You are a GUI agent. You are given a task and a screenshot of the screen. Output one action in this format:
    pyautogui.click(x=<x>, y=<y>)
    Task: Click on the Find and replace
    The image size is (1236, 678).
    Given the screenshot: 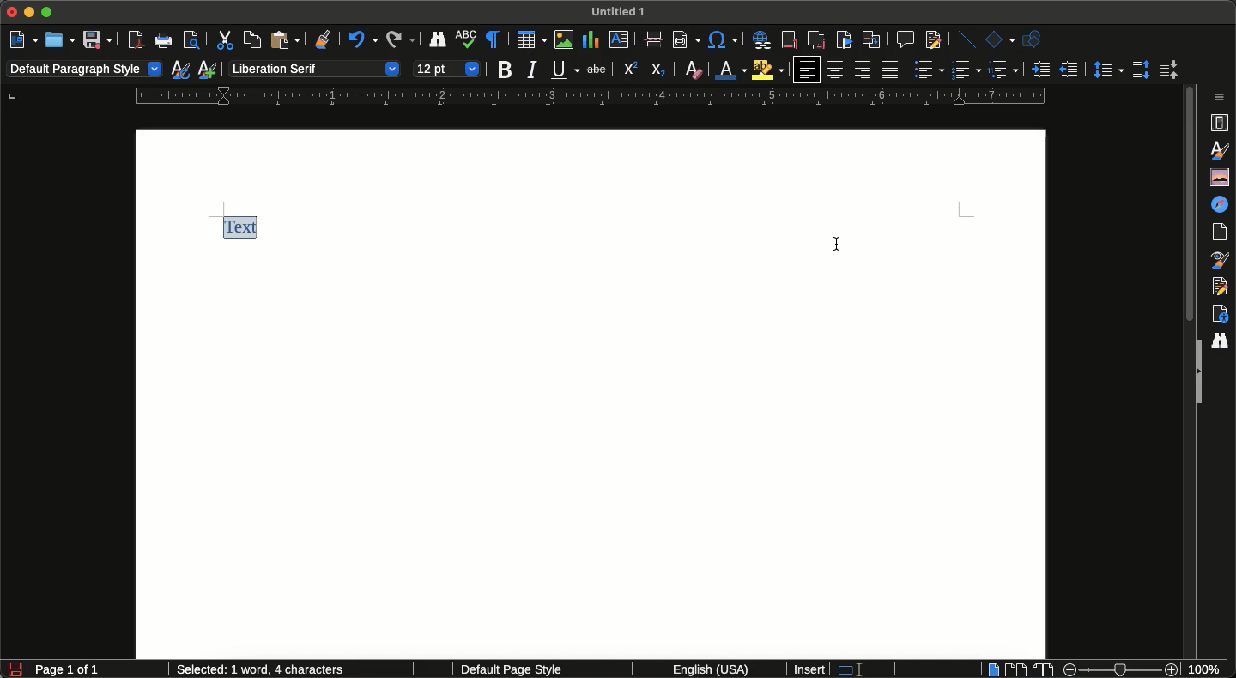 What is the action you would take?
    pyautogui.click(x=438, y=42)
    